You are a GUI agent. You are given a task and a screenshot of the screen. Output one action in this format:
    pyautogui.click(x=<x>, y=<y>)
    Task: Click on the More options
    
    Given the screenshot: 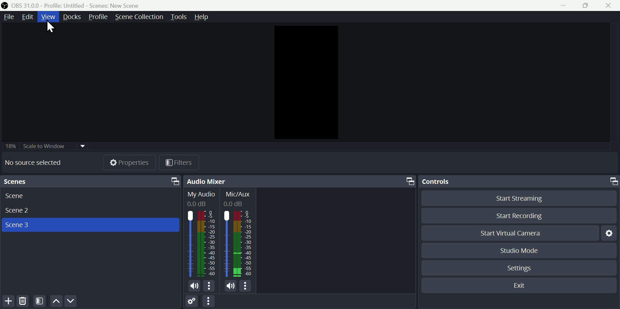 What is the action you would take?
    pyautogui.click(x=212, y=302)
    